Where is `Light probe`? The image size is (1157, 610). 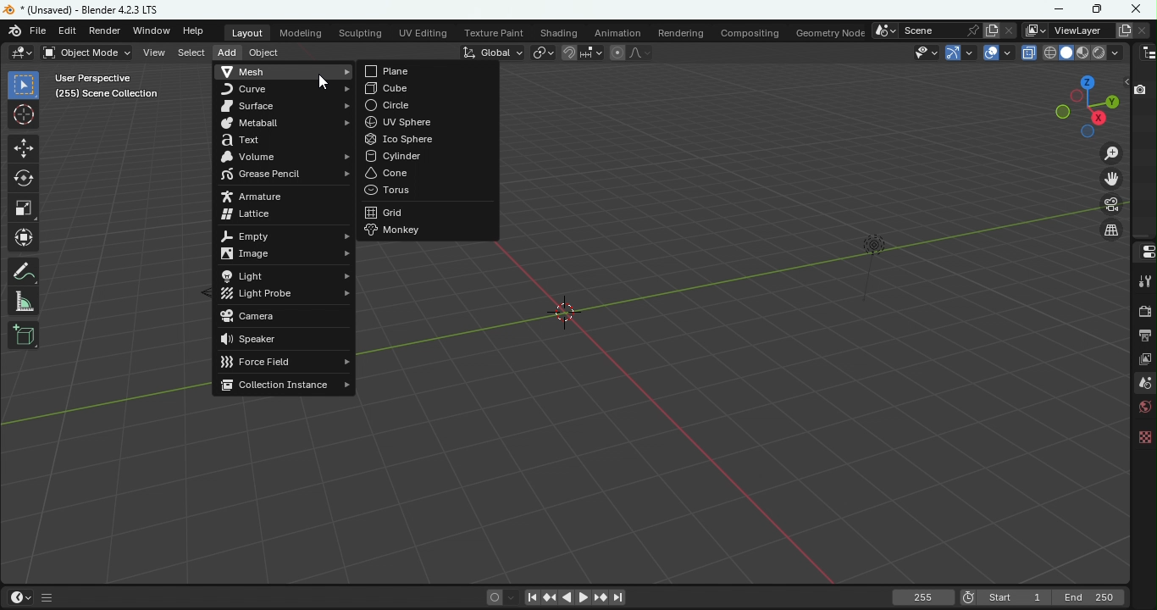
Light probe is located at coordinates (286, 295).